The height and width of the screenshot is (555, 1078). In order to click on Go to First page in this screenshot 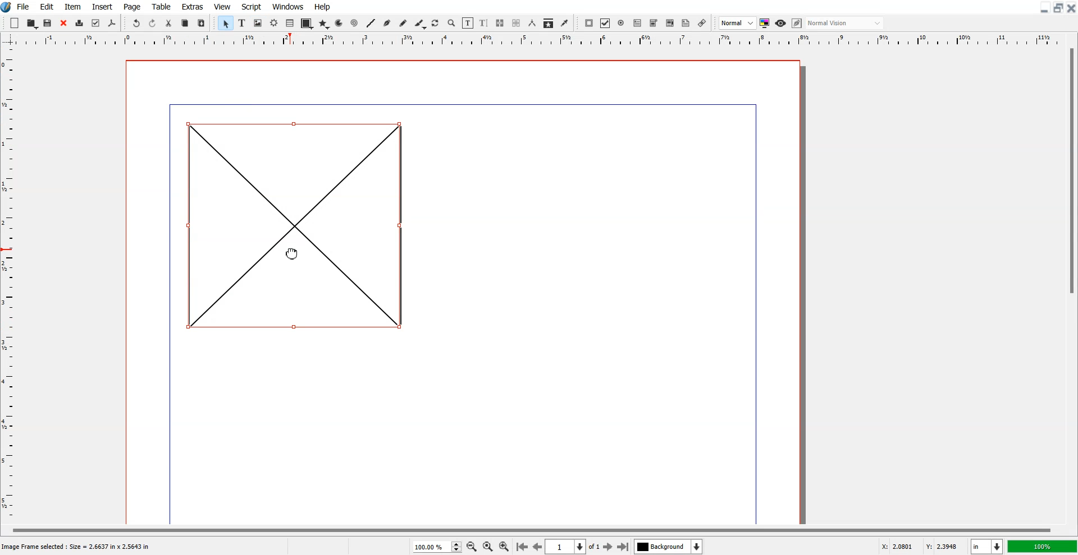, I will do `click(522, 546)`.